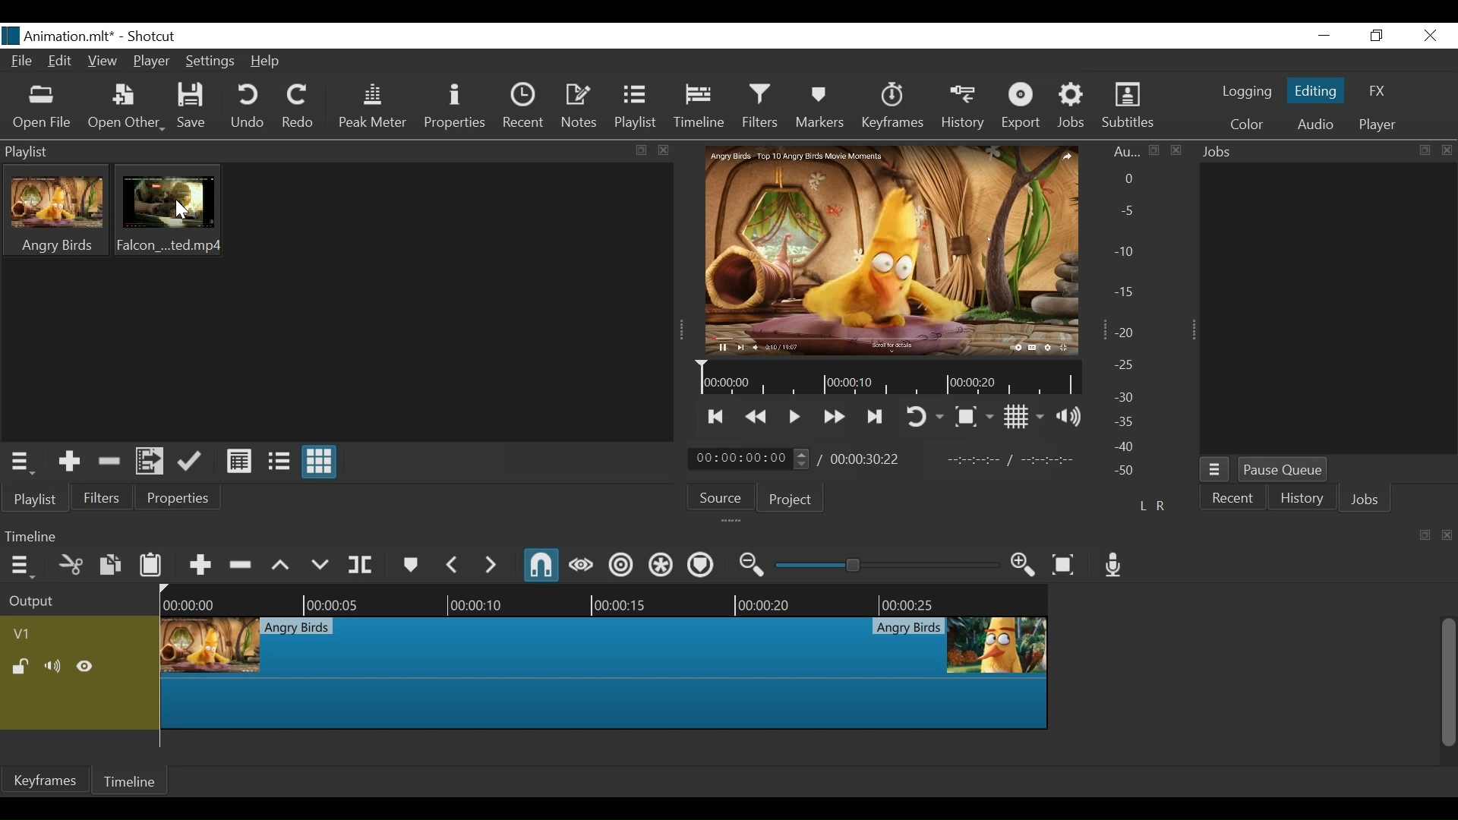 Image resolution: width=1458 pixels, height=820 pixels. Describe the element at coordinates (24, 634) in the screenshot. I see `Track Header` at that location.